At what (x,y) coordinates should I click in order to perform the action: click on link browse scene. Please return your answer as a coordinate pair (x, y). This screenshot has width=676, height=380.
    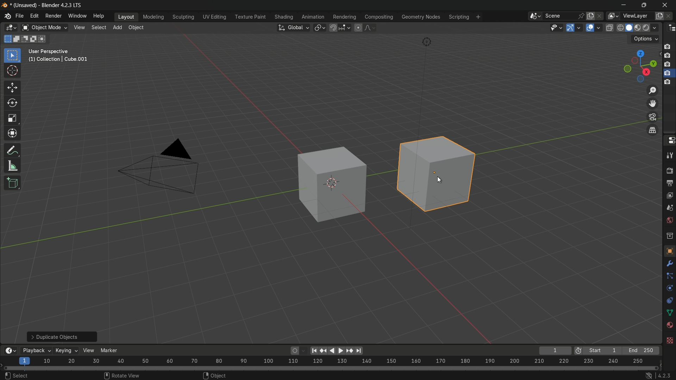
    Looking at the image, I should click on (533, 16).